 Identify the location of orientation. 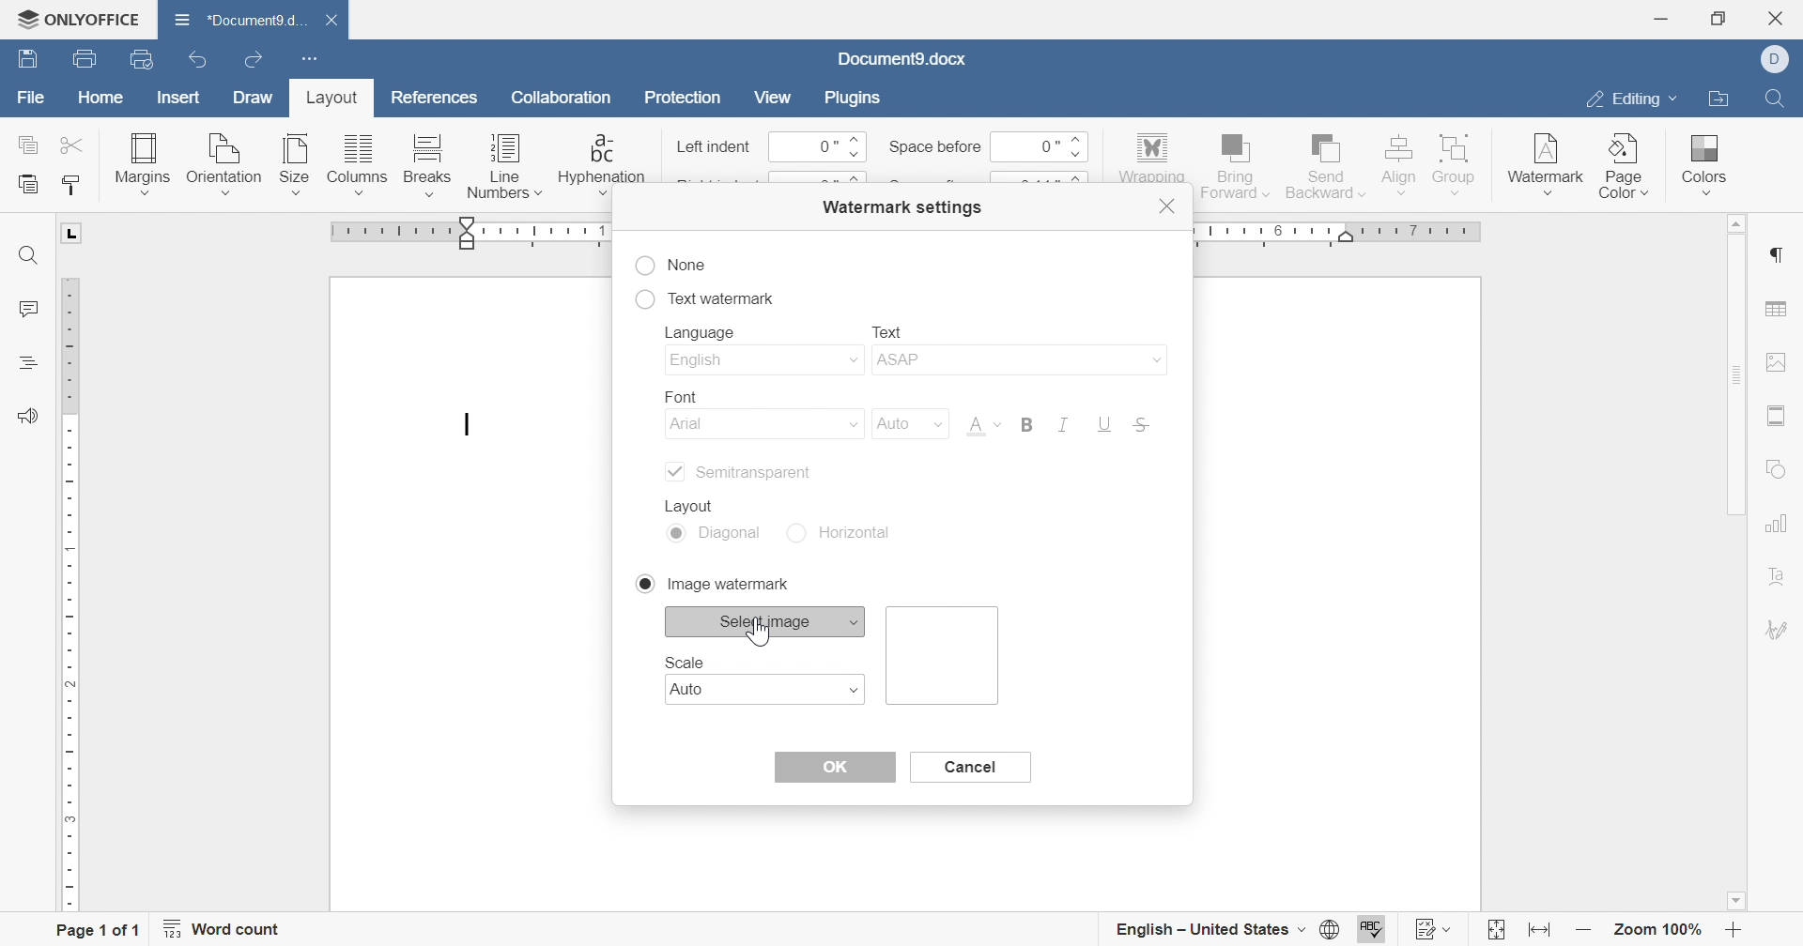
(223, 165).